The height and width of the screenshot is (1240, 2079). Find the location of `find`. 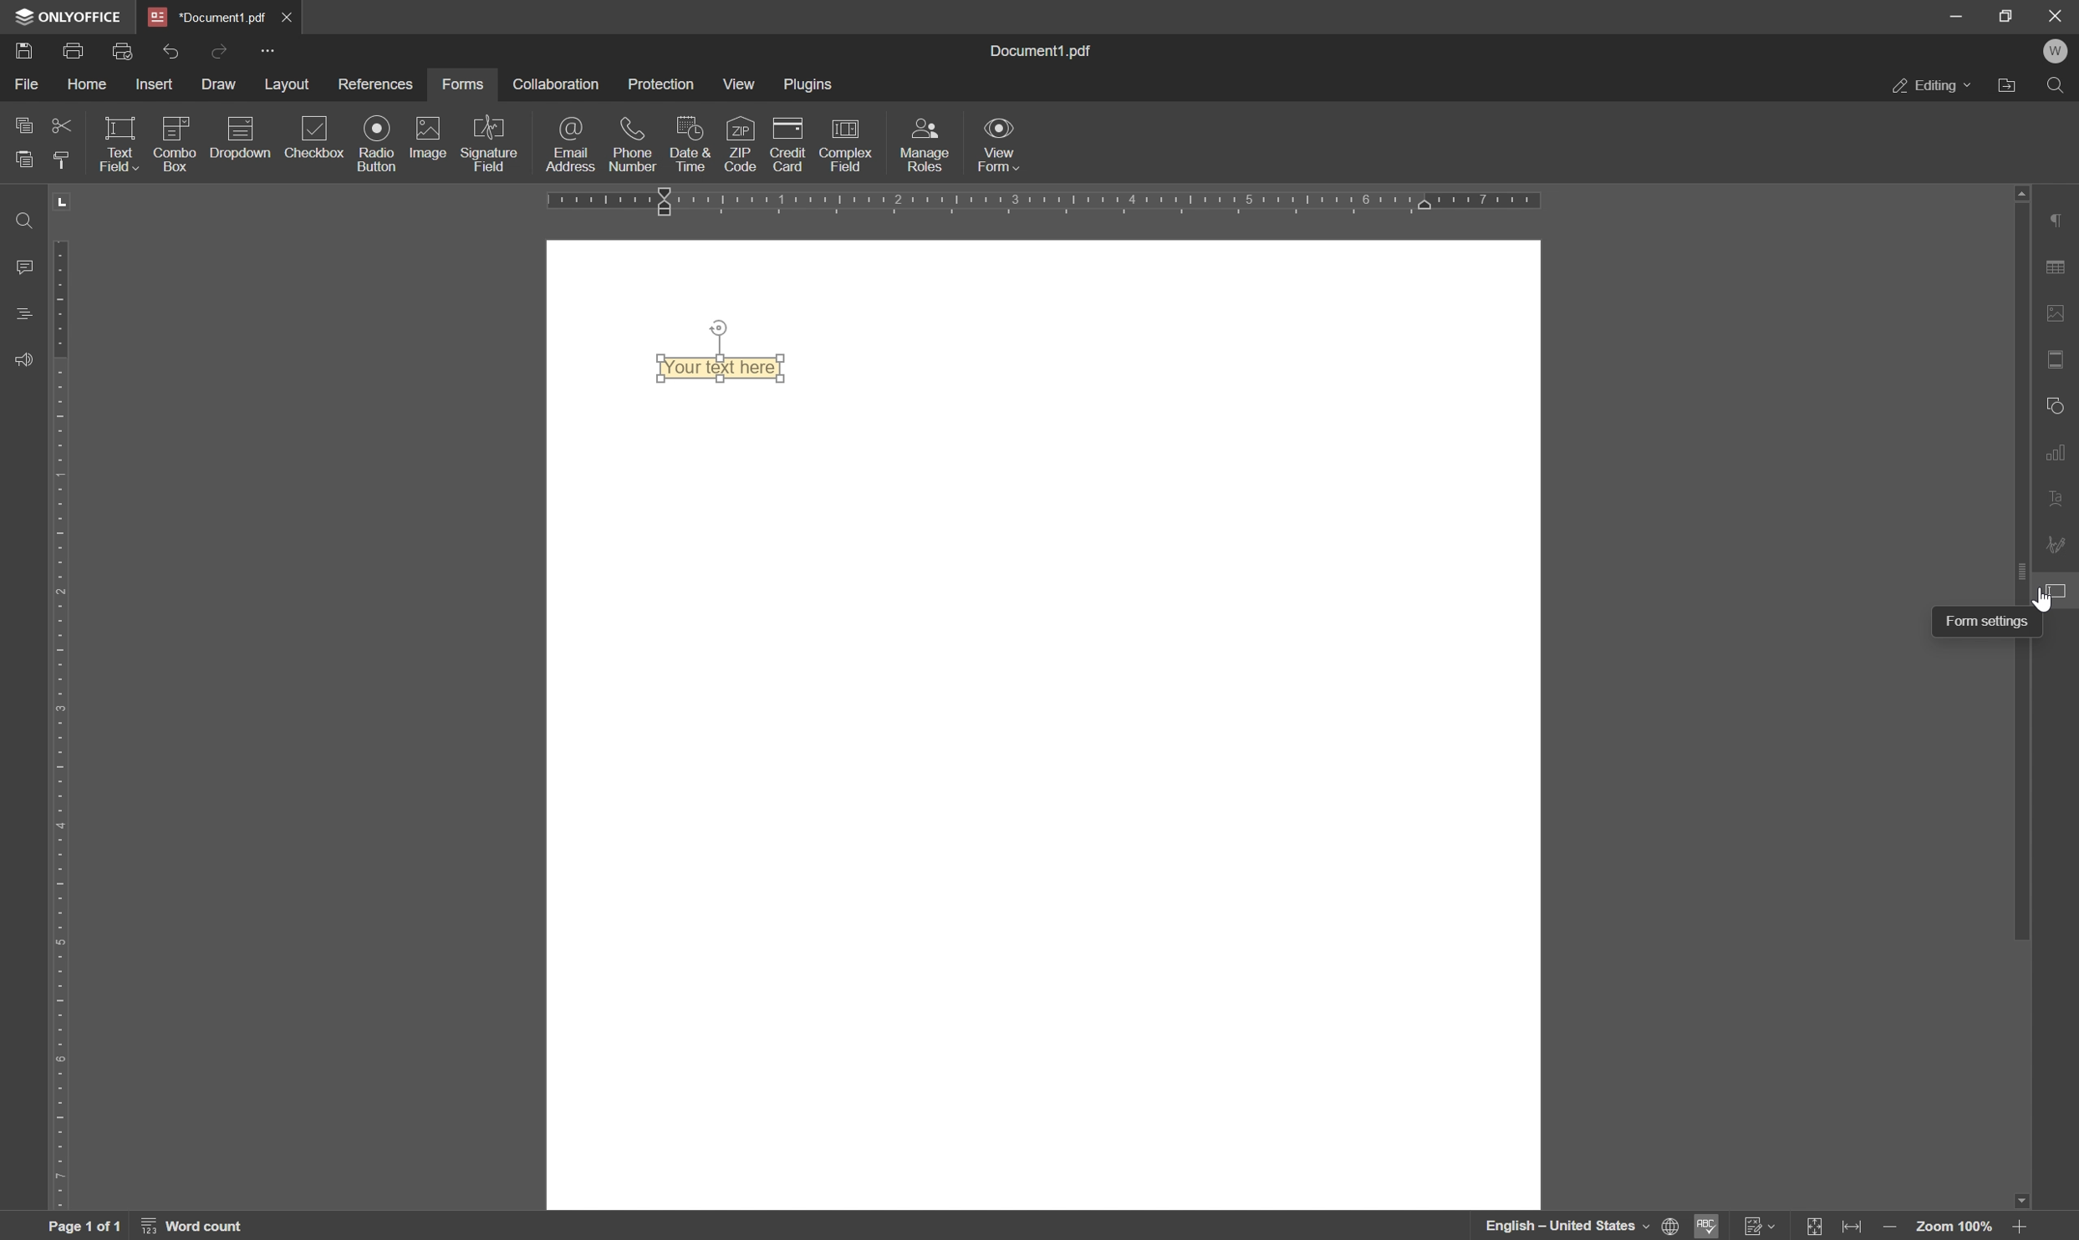

find is located at coordinates (19, 218).